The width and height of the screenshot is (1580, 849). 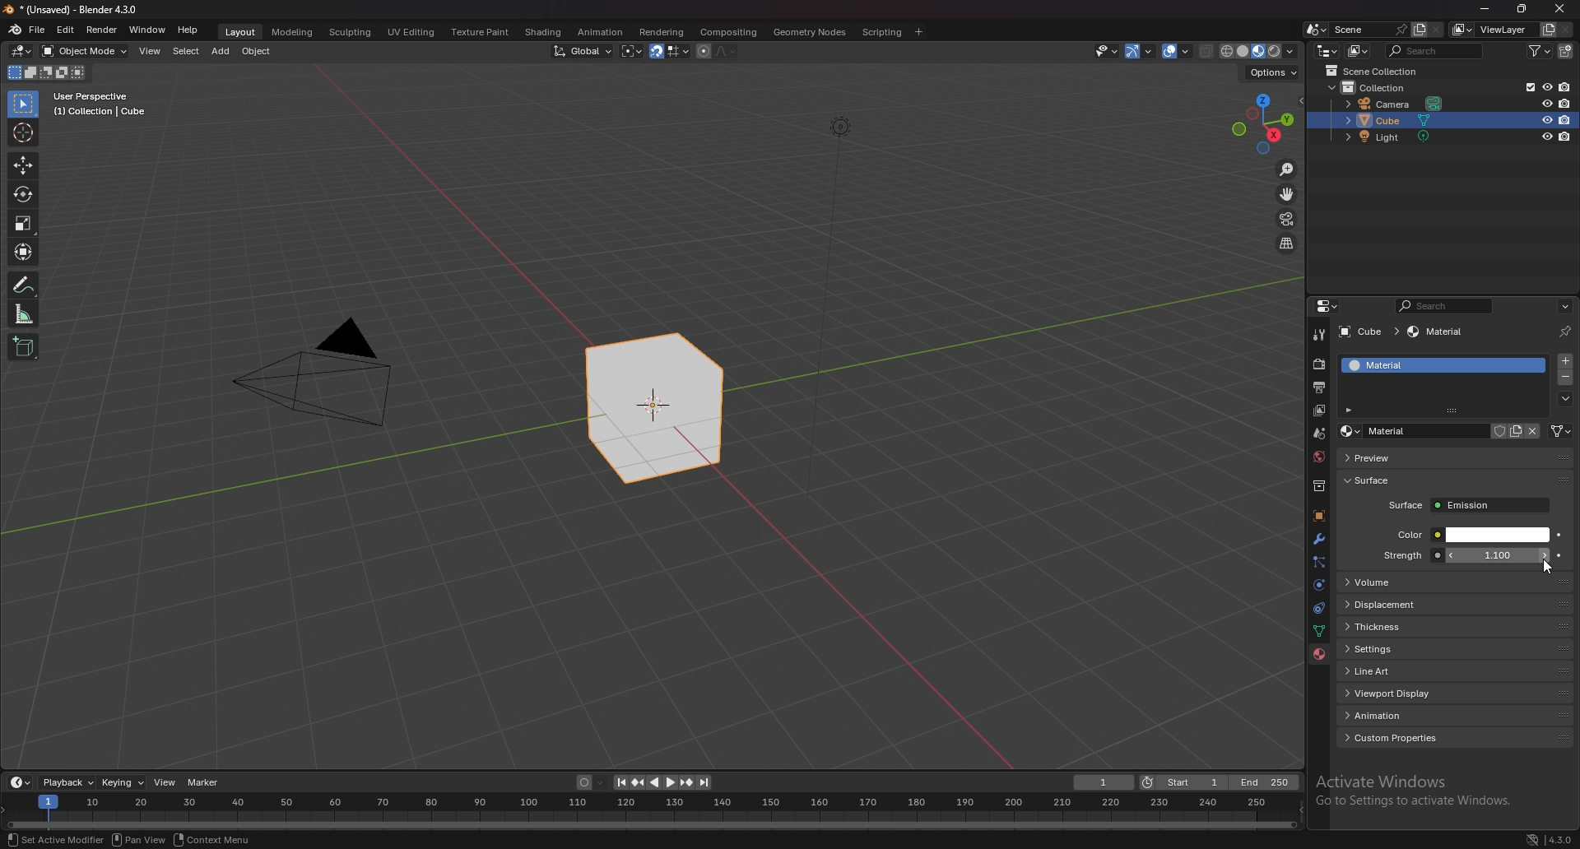 What do you see at coordinates (141, 839) in the screenshot?
I see `` at bounding box center [141, 839].